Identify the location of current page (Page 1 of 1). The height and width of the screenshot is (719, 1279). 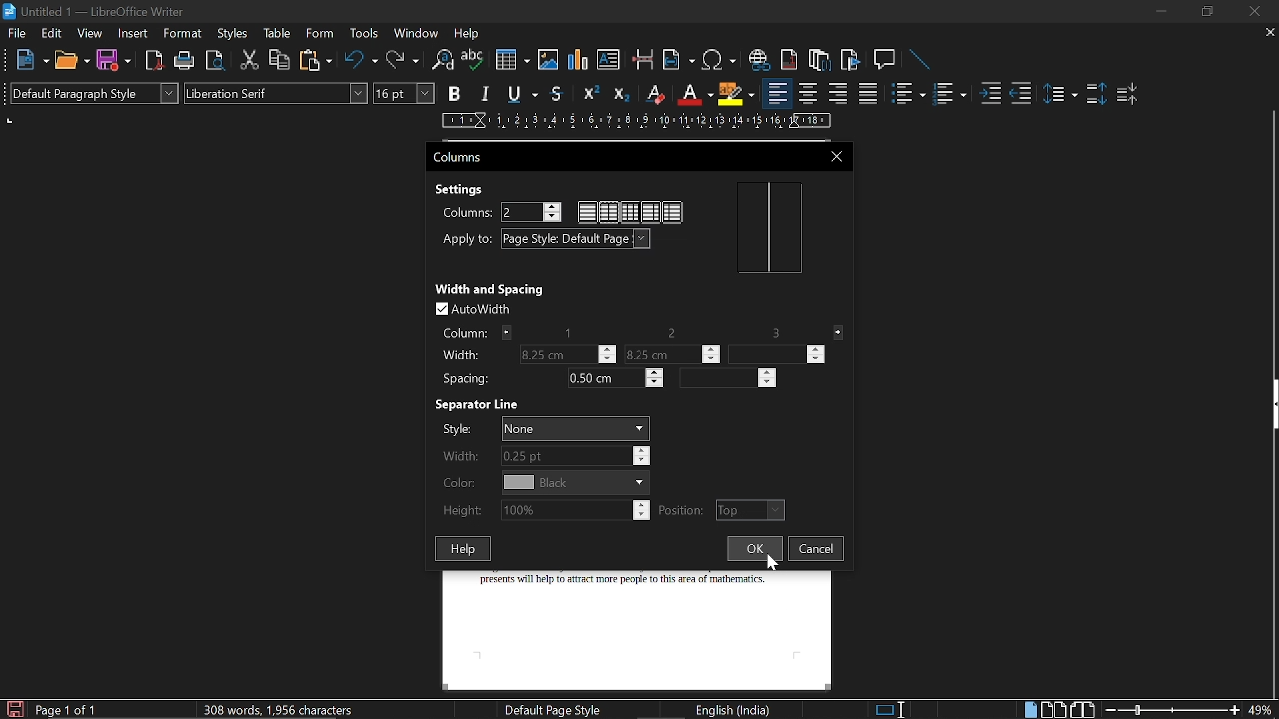
(72, 710).